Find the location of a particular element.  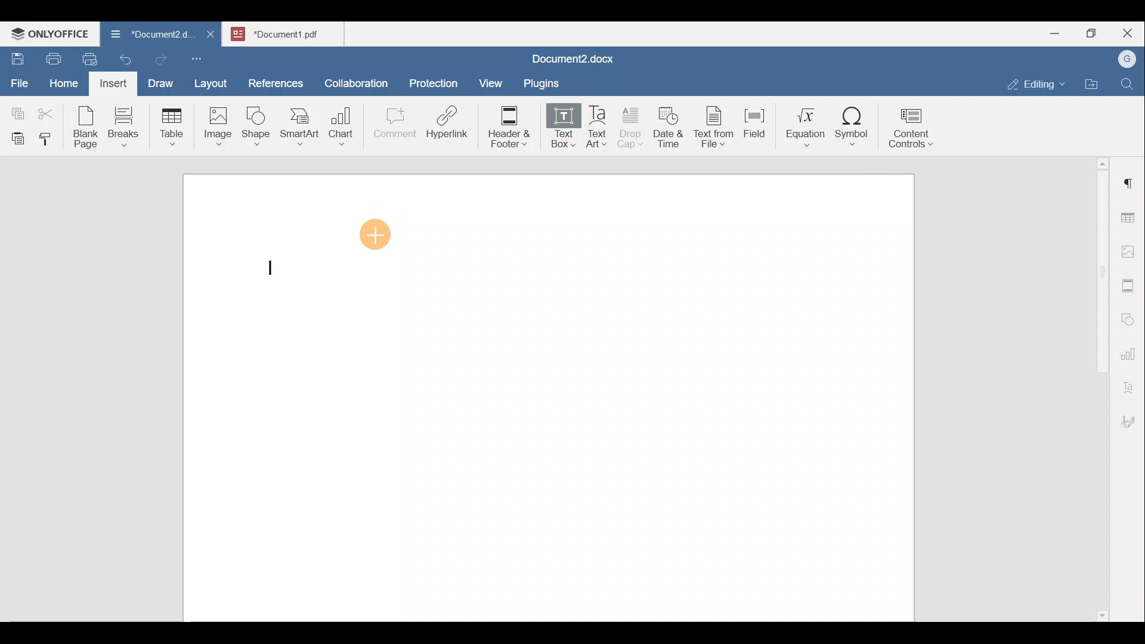

Breaks is located at coordinates (123, 128).